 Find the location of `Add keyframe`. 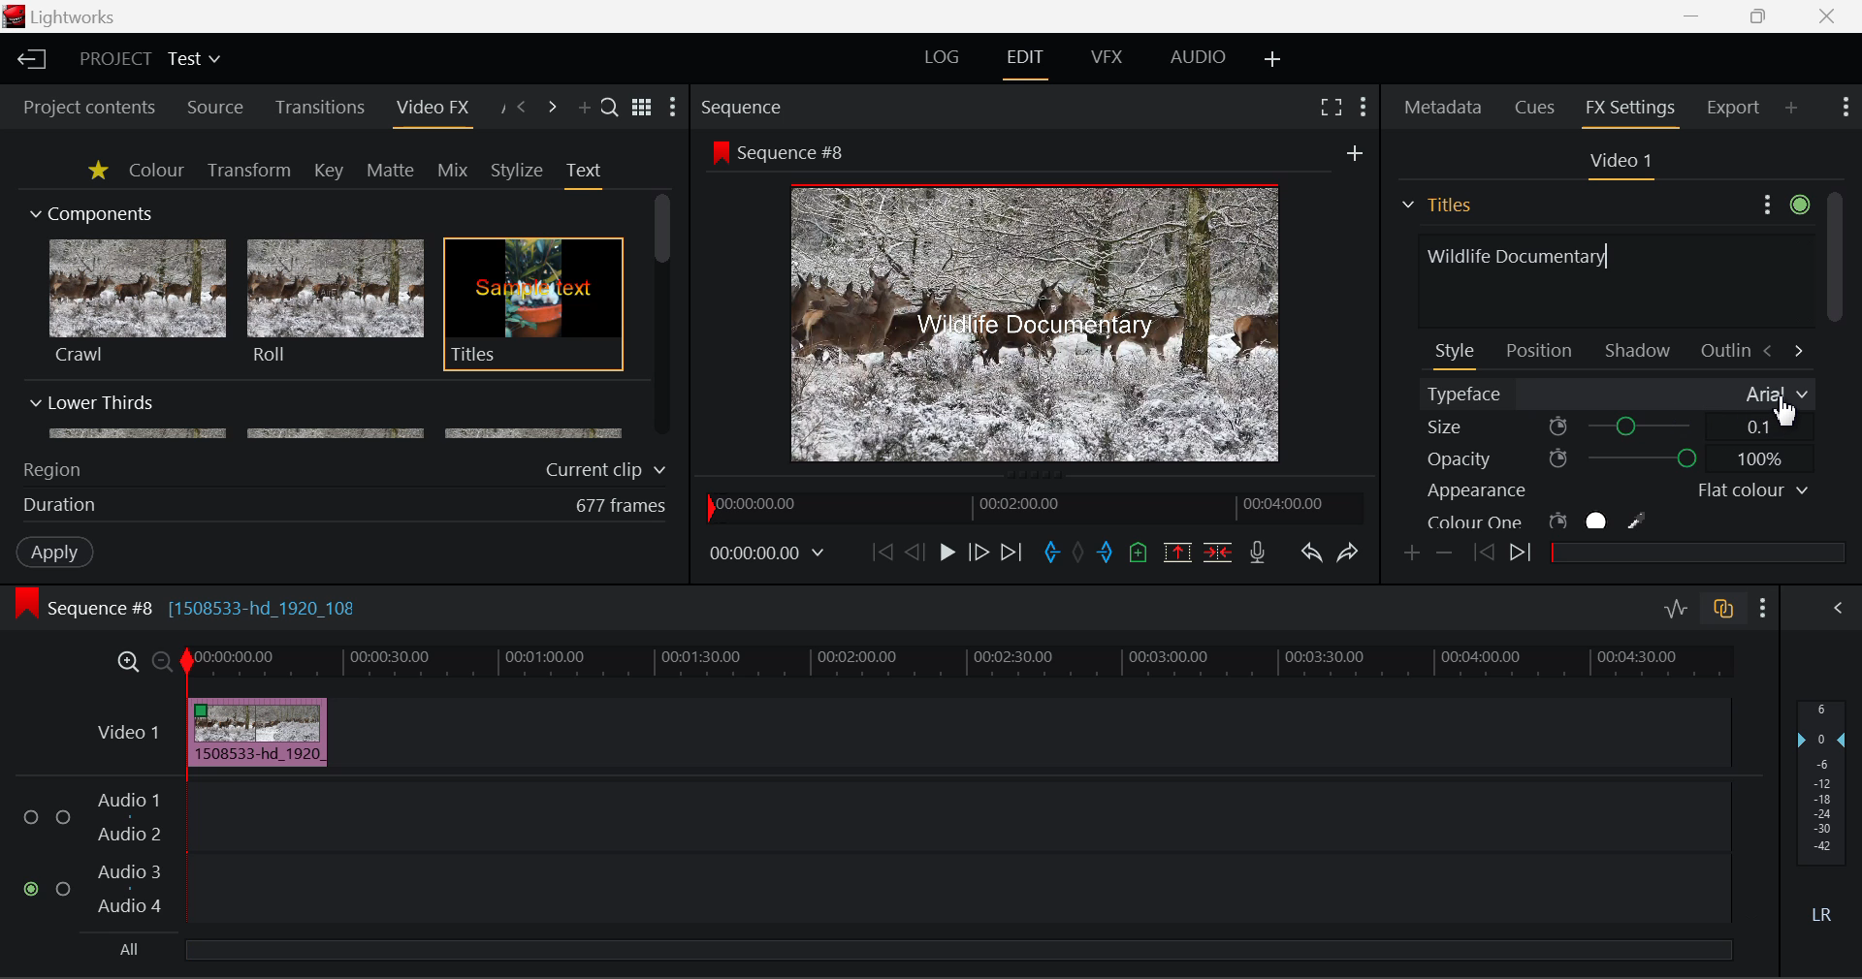

Add keyframe is located at coordinates (1414, 554).